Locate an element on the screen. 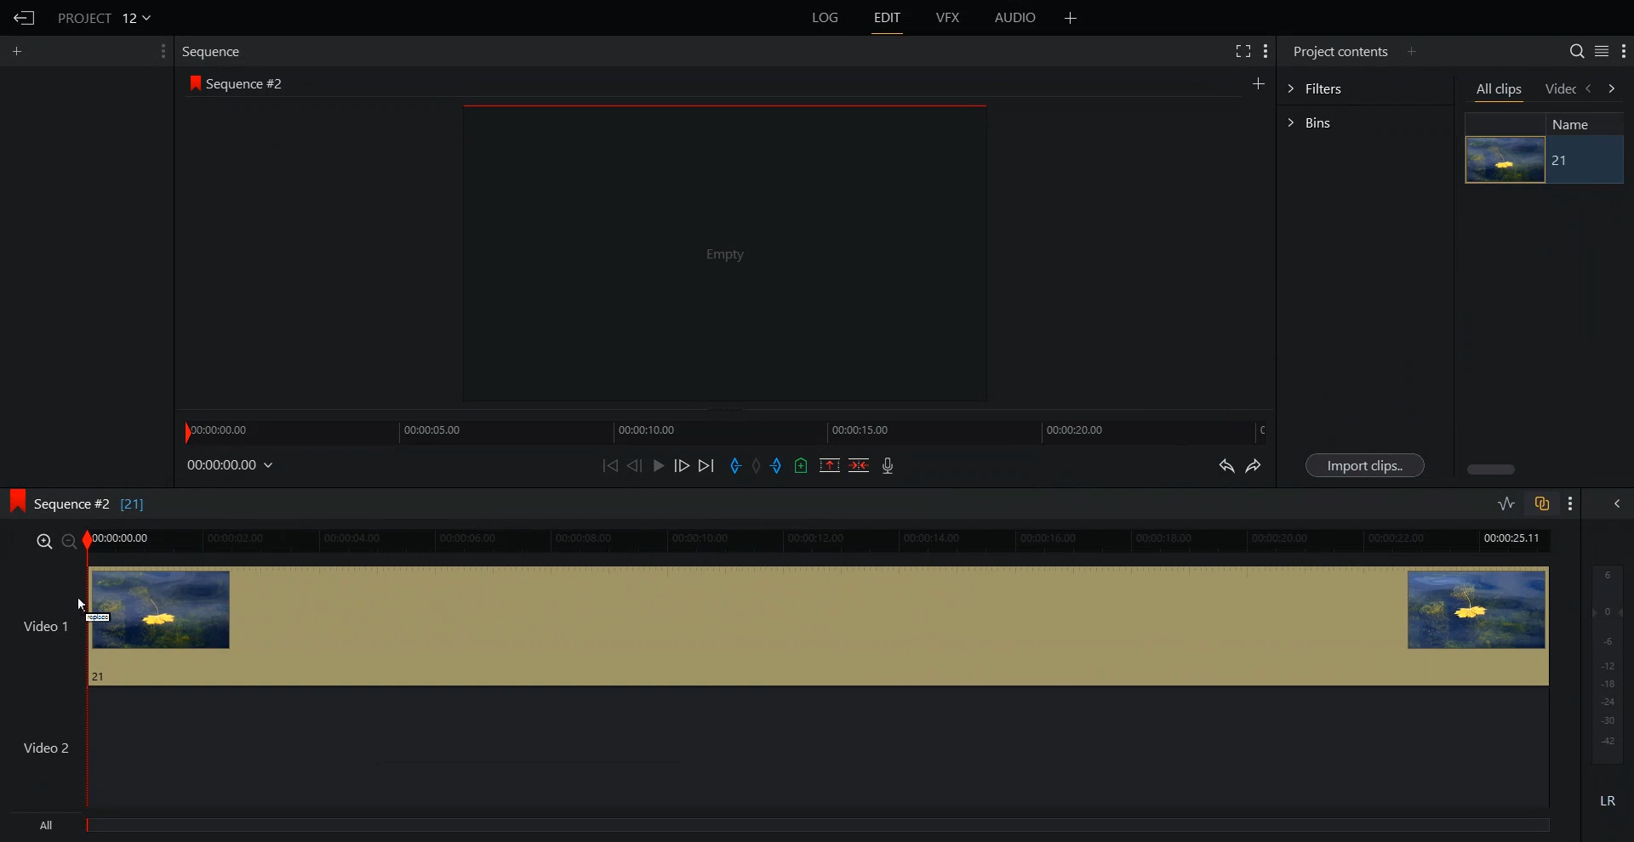 Image resolution: width=1634 pixels, height=842 pixels. All is located at coordinates (786, 828).